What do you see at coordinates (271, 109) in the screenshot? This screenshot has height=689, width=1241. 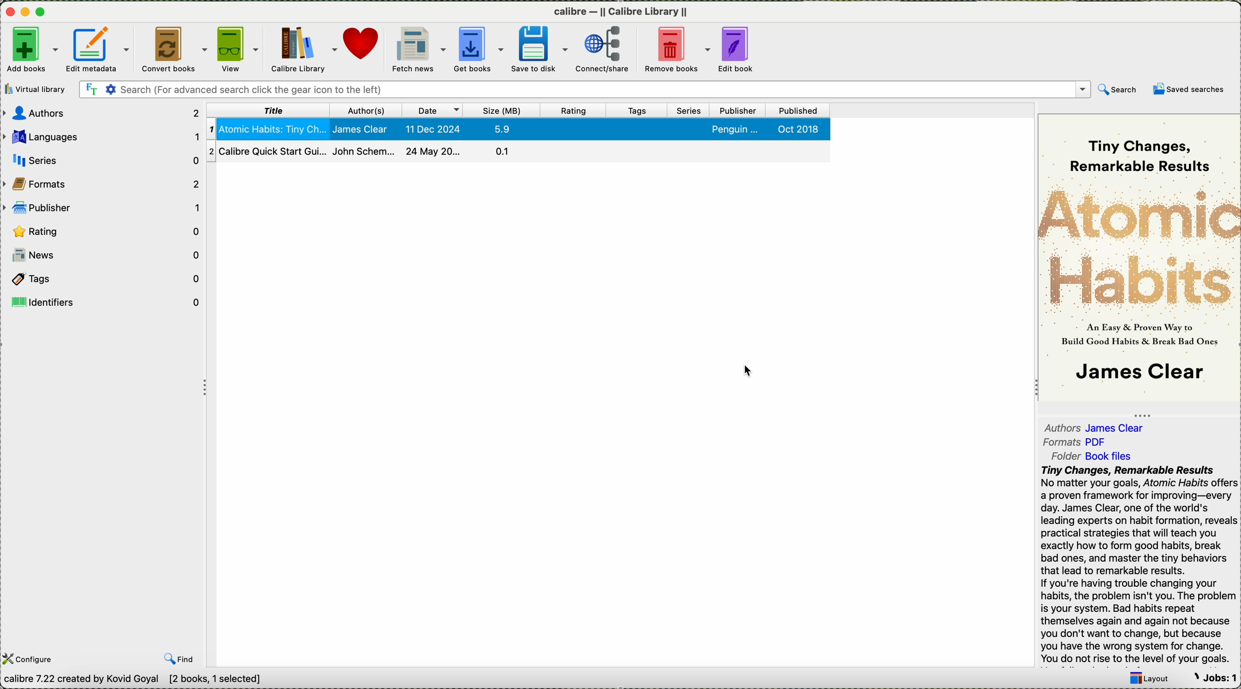 I see `title` at bounding box center [271, 109].